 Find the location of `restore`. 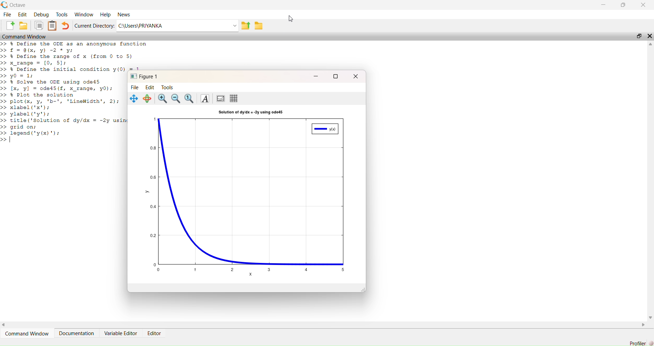

restore is located at coordinates (336, 76).